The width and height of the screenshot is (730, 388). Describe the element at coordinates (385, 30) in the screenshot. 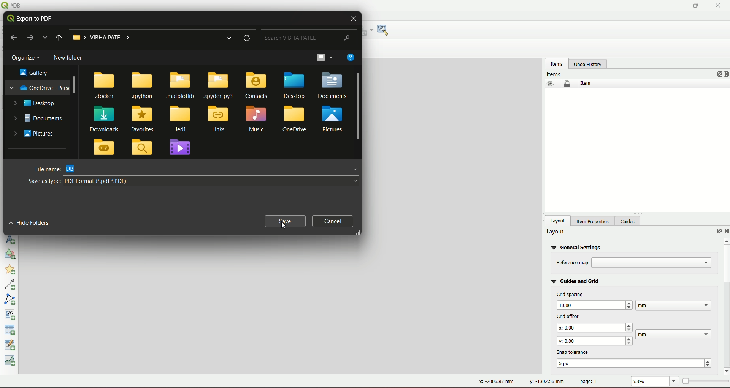

I see `image settings` at that location.